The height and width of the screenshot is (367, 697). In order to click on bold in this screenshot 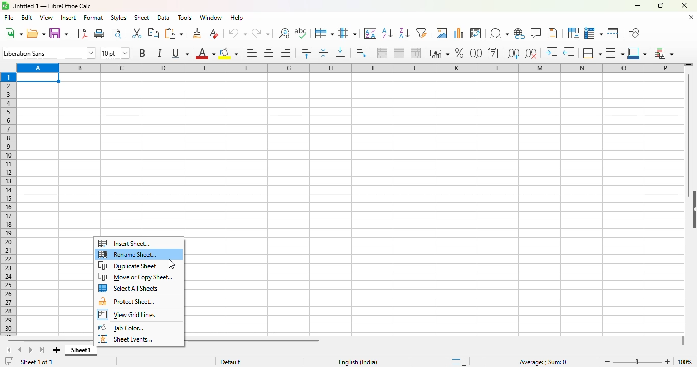, I will do `click(142, 53)`.